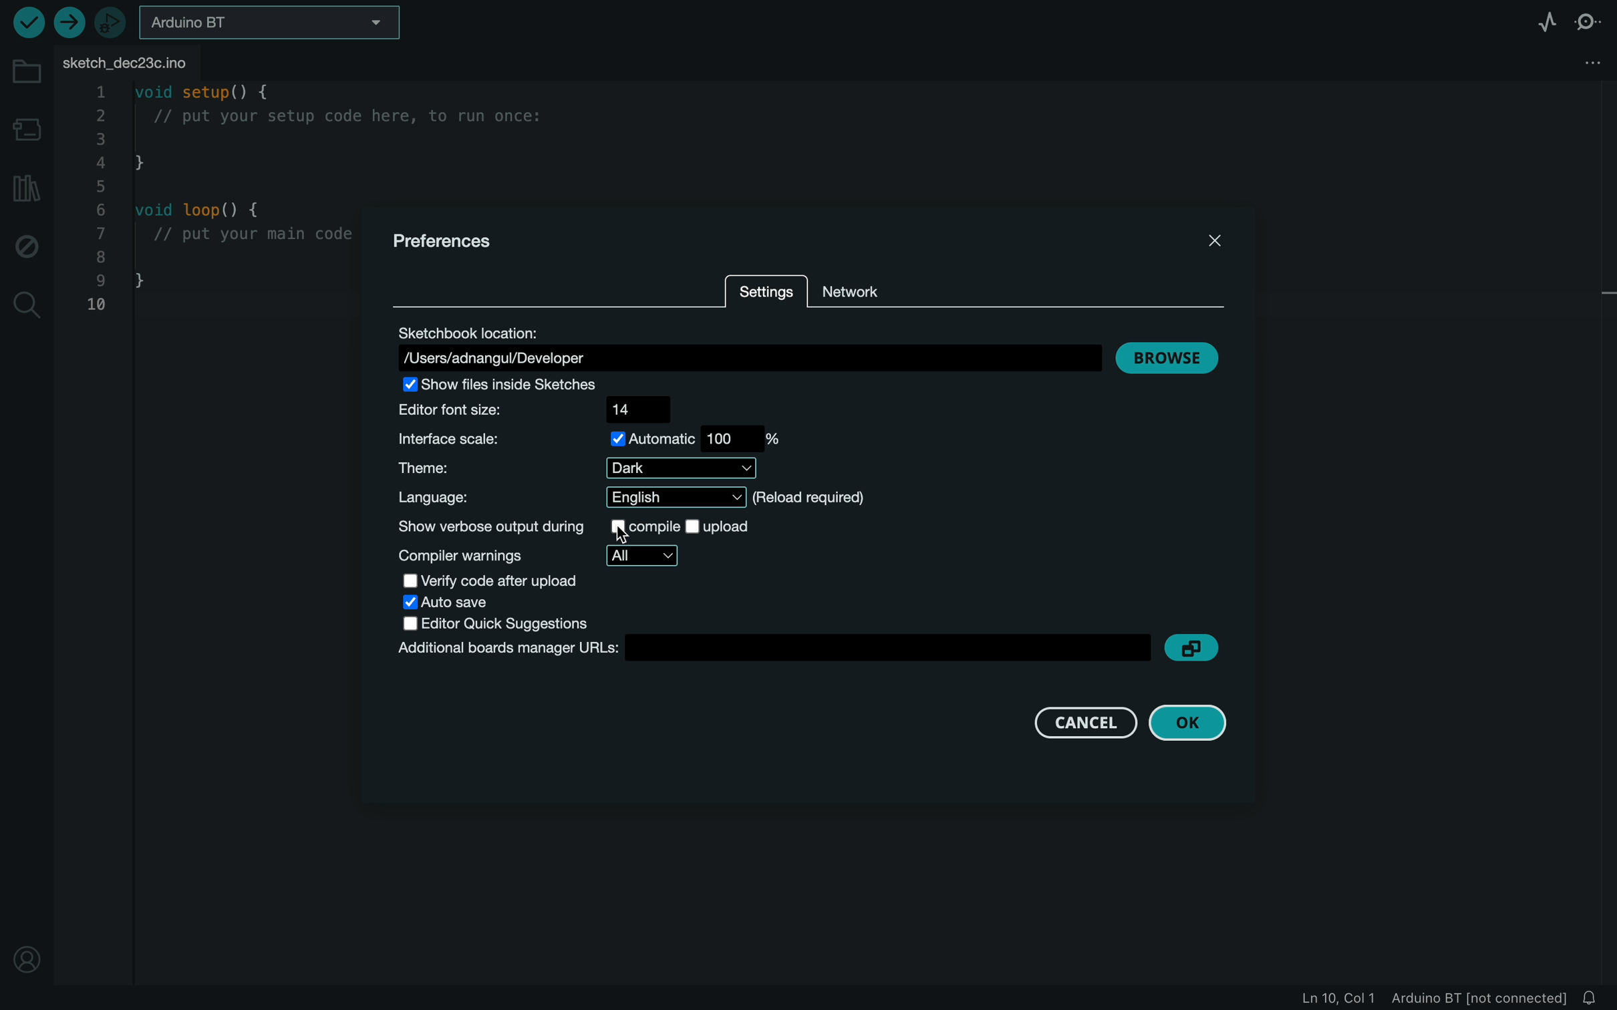 This screenshot has height=1010, width=1617. What do you see at coordinates (1195, 645) in the screenshot?
I see `copy` at bounding box center [1195, 645].